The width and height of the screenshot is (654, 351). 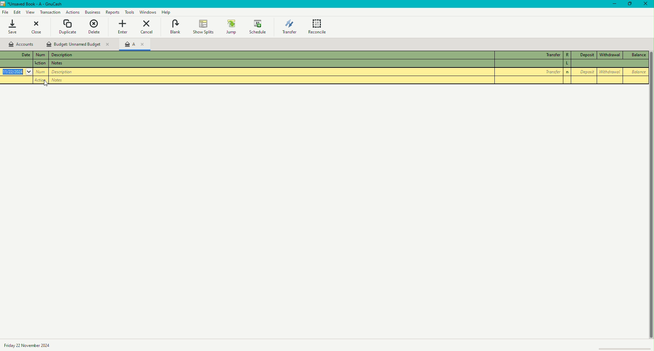 I want to click on Withdrawal, so click(x=610, y=72).